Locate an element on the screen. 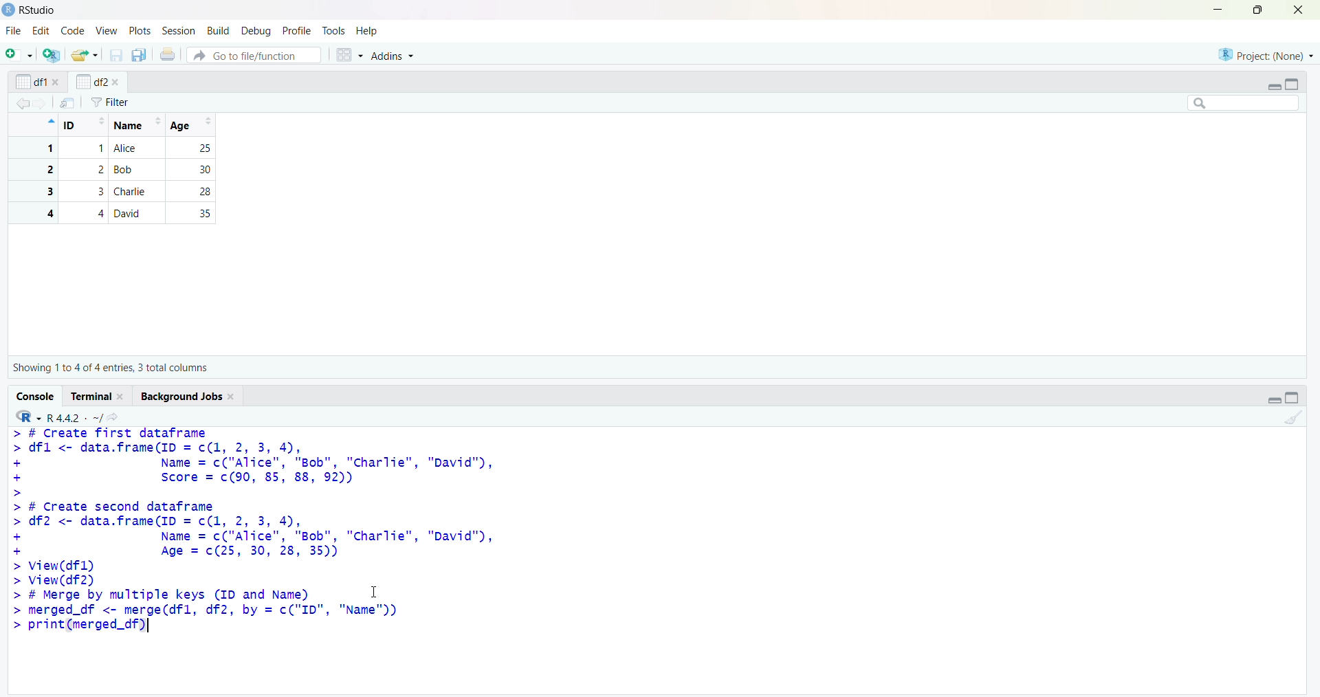  Console is located at coordinates (36, 397).